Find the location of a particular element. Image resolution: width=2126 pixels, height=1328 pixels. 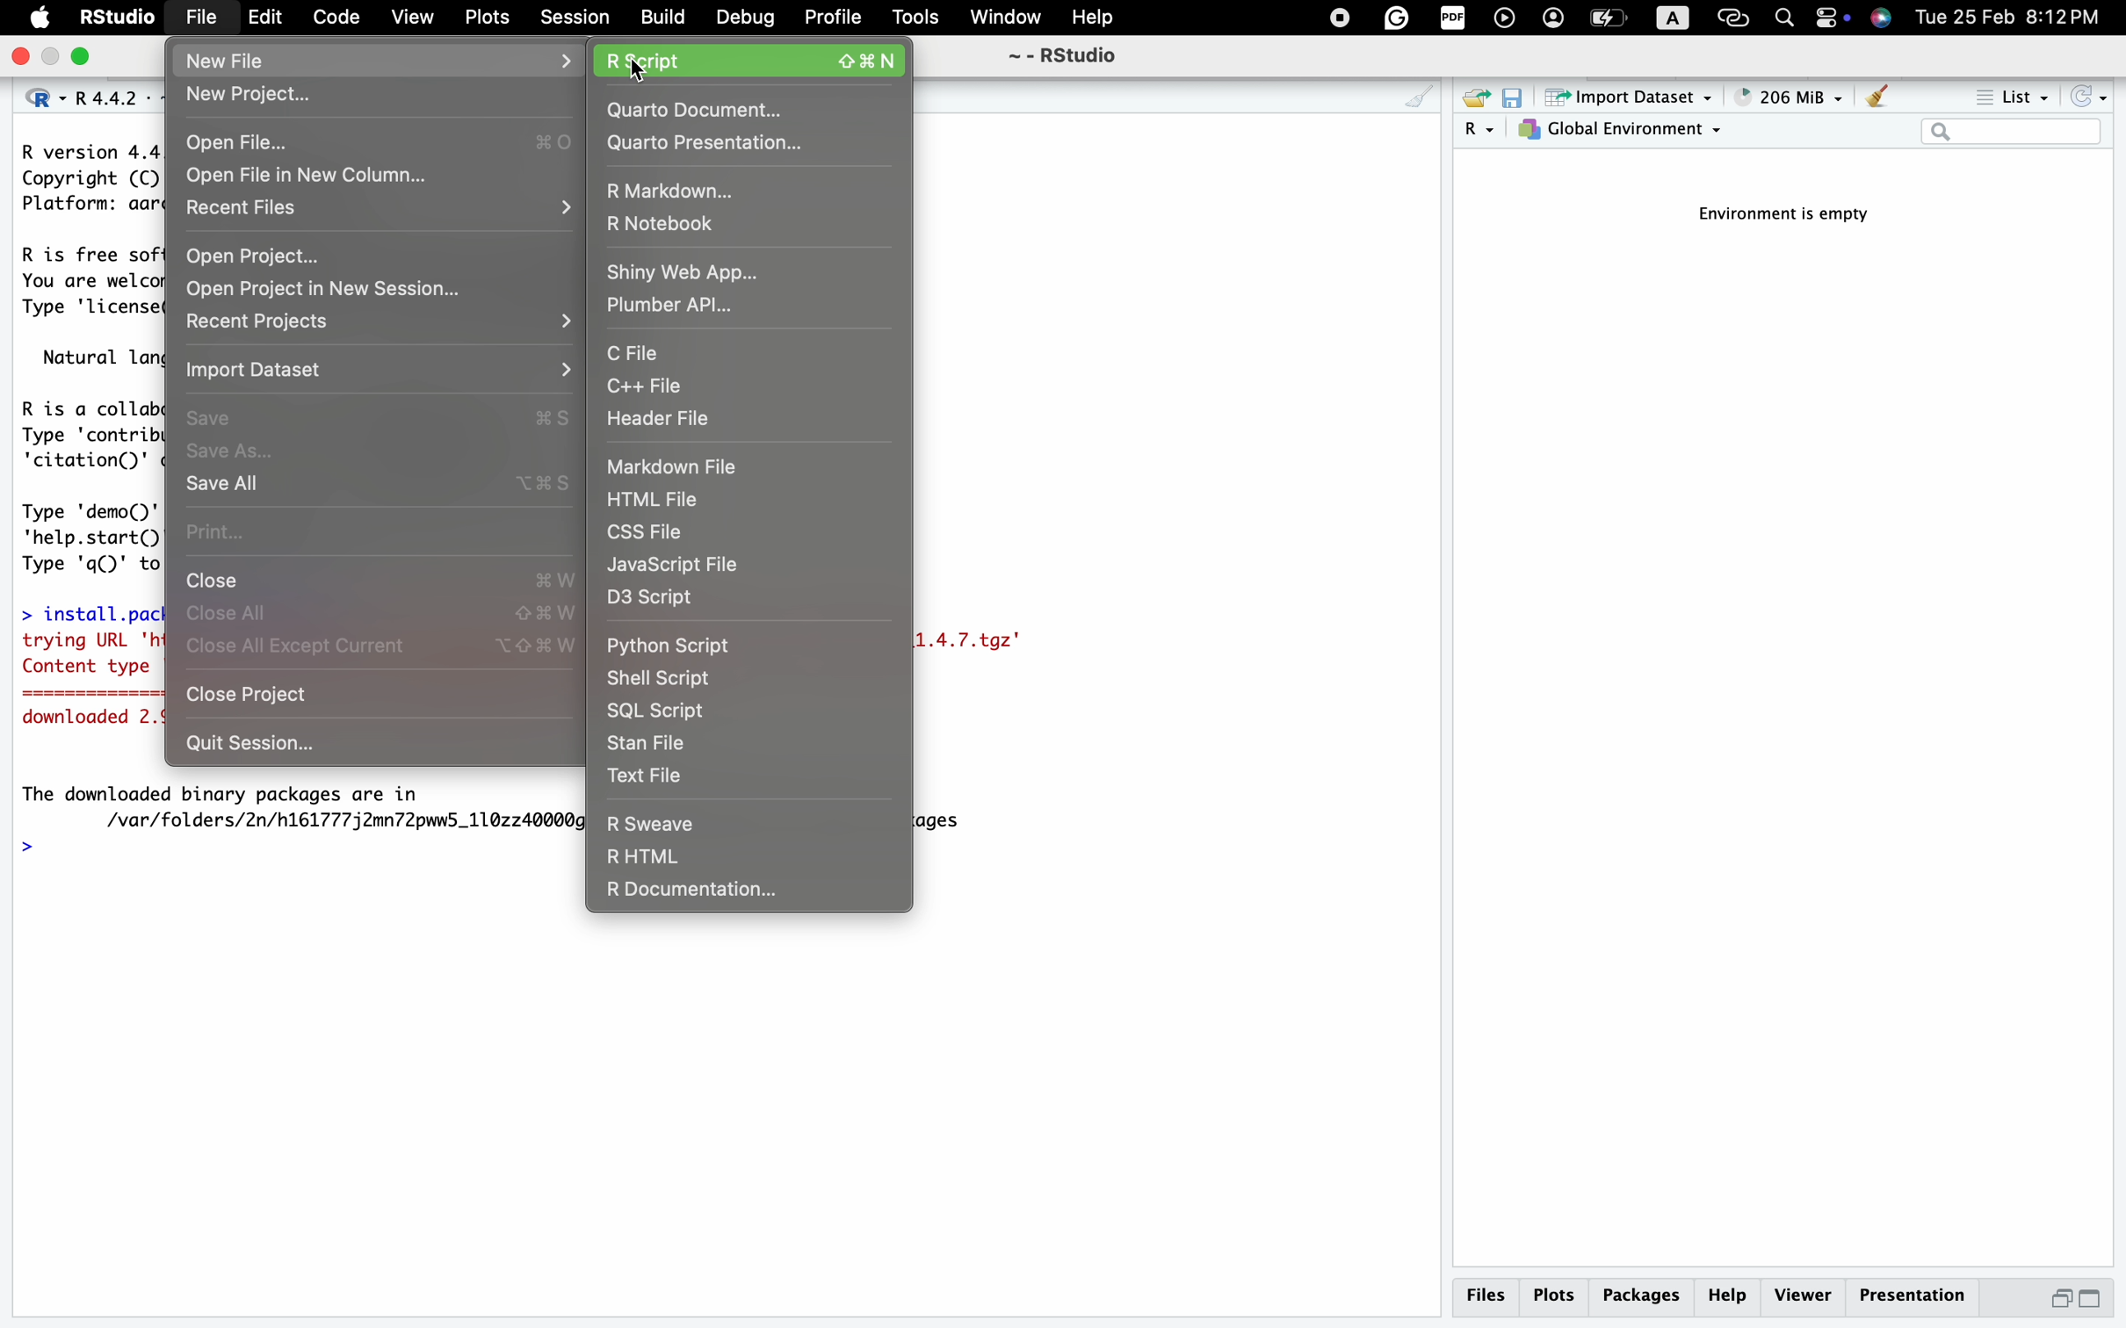

description of version of R  is located at coordinates (83, 177).